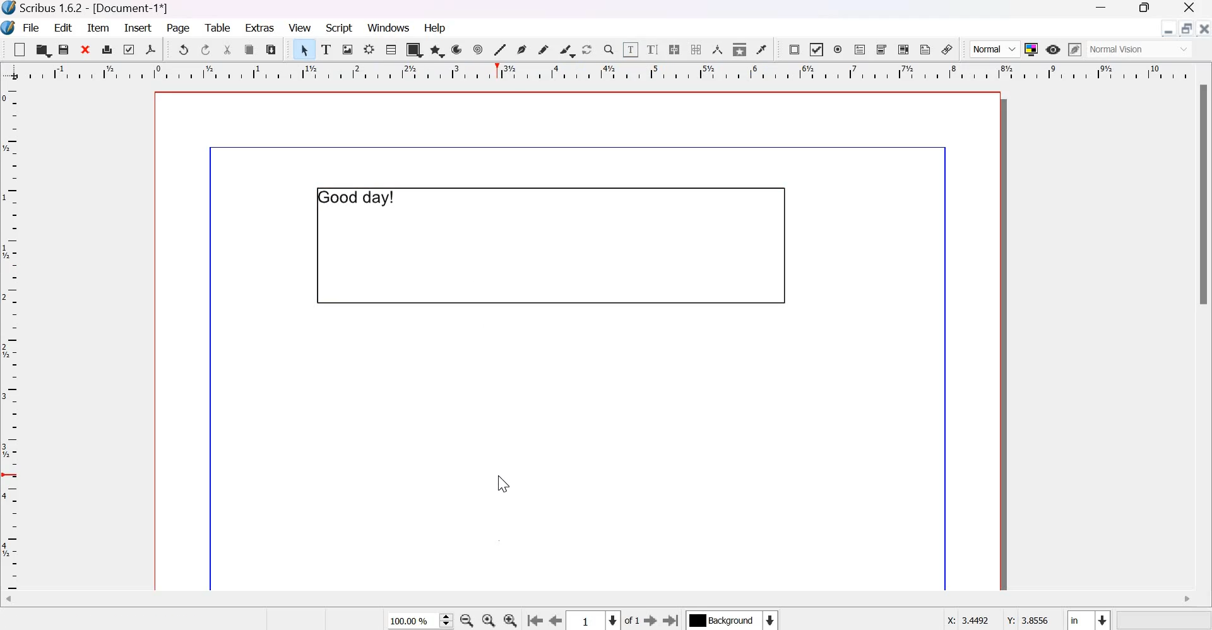  I want to click on Bezier curve, so click(521, 49).